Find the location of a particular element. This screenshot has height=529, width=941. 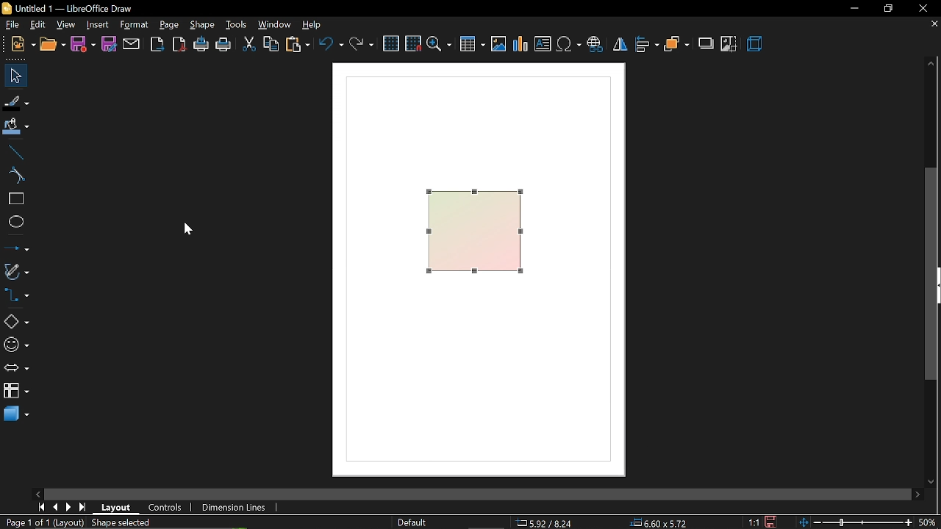

print directly is located at coordinates (201, 45).